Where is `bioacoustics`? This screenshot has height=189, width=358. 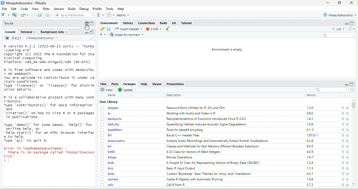 bioacoustics is located at coordinates (113, 141).